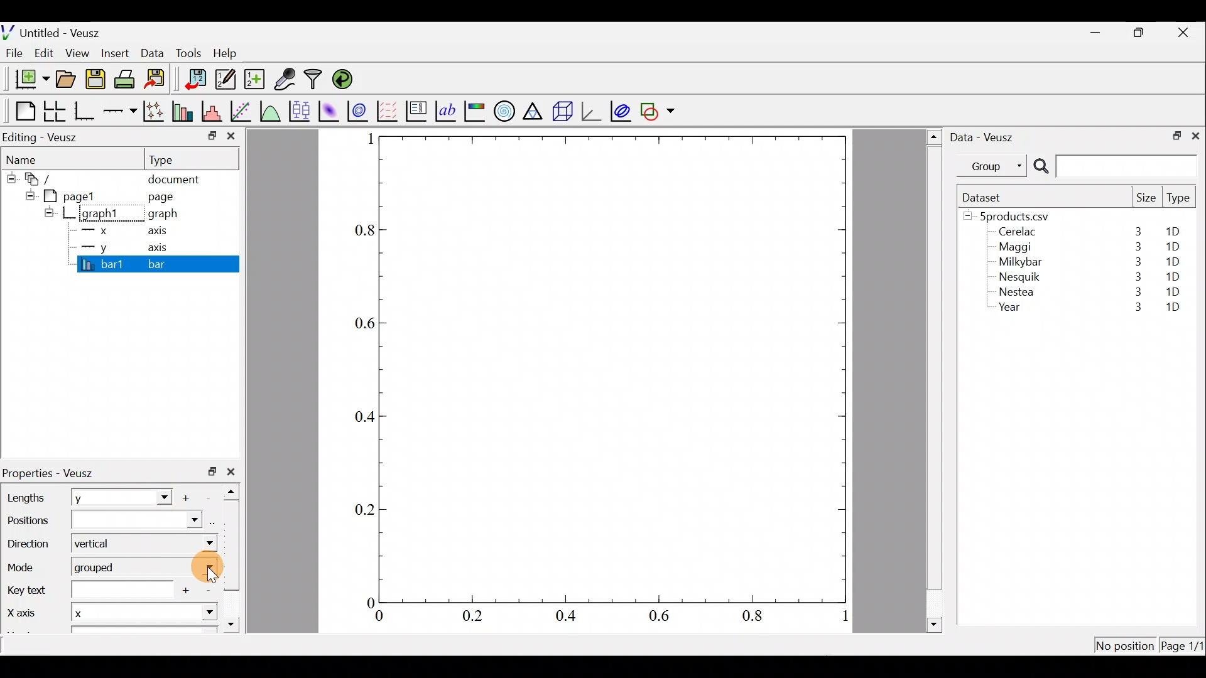 The image size is (1206, 678). I want to click on bar1, so click(102, 264).